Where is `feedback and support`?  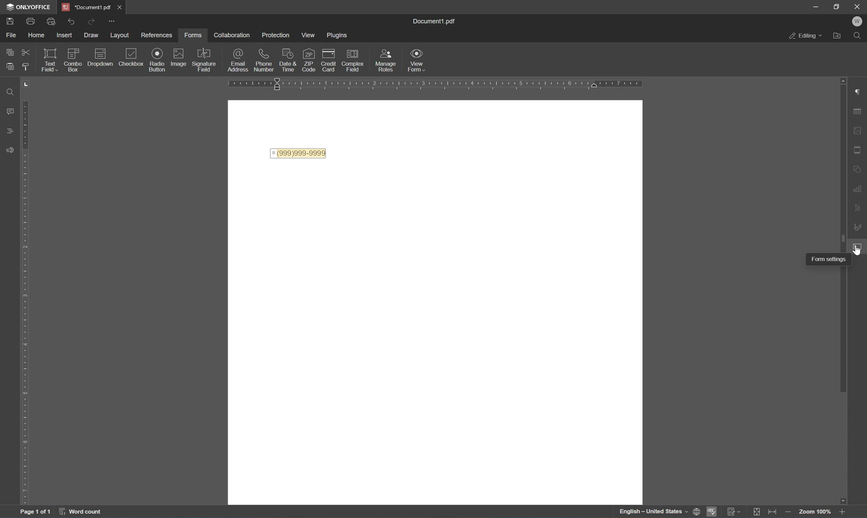
feedback and support is located at coordinates (9, 148).